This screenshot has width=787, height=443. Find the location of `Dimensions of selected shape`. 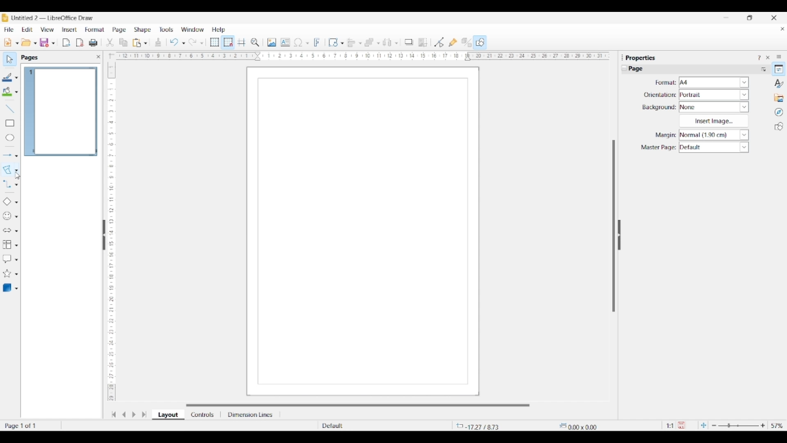

Dimensions of selected shape is located at coordinates (582, 426).